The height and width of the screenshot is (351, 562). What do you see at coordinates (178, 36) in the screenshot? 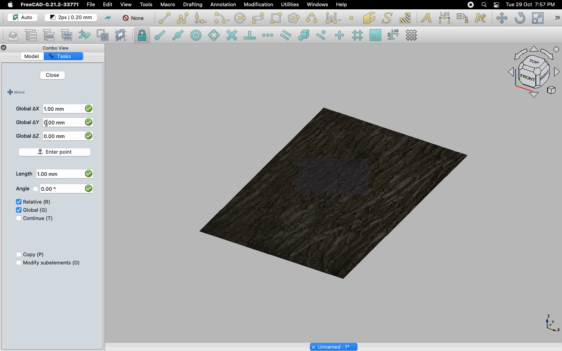
I see `Snap midpoint` at bounding box center [178, 36].